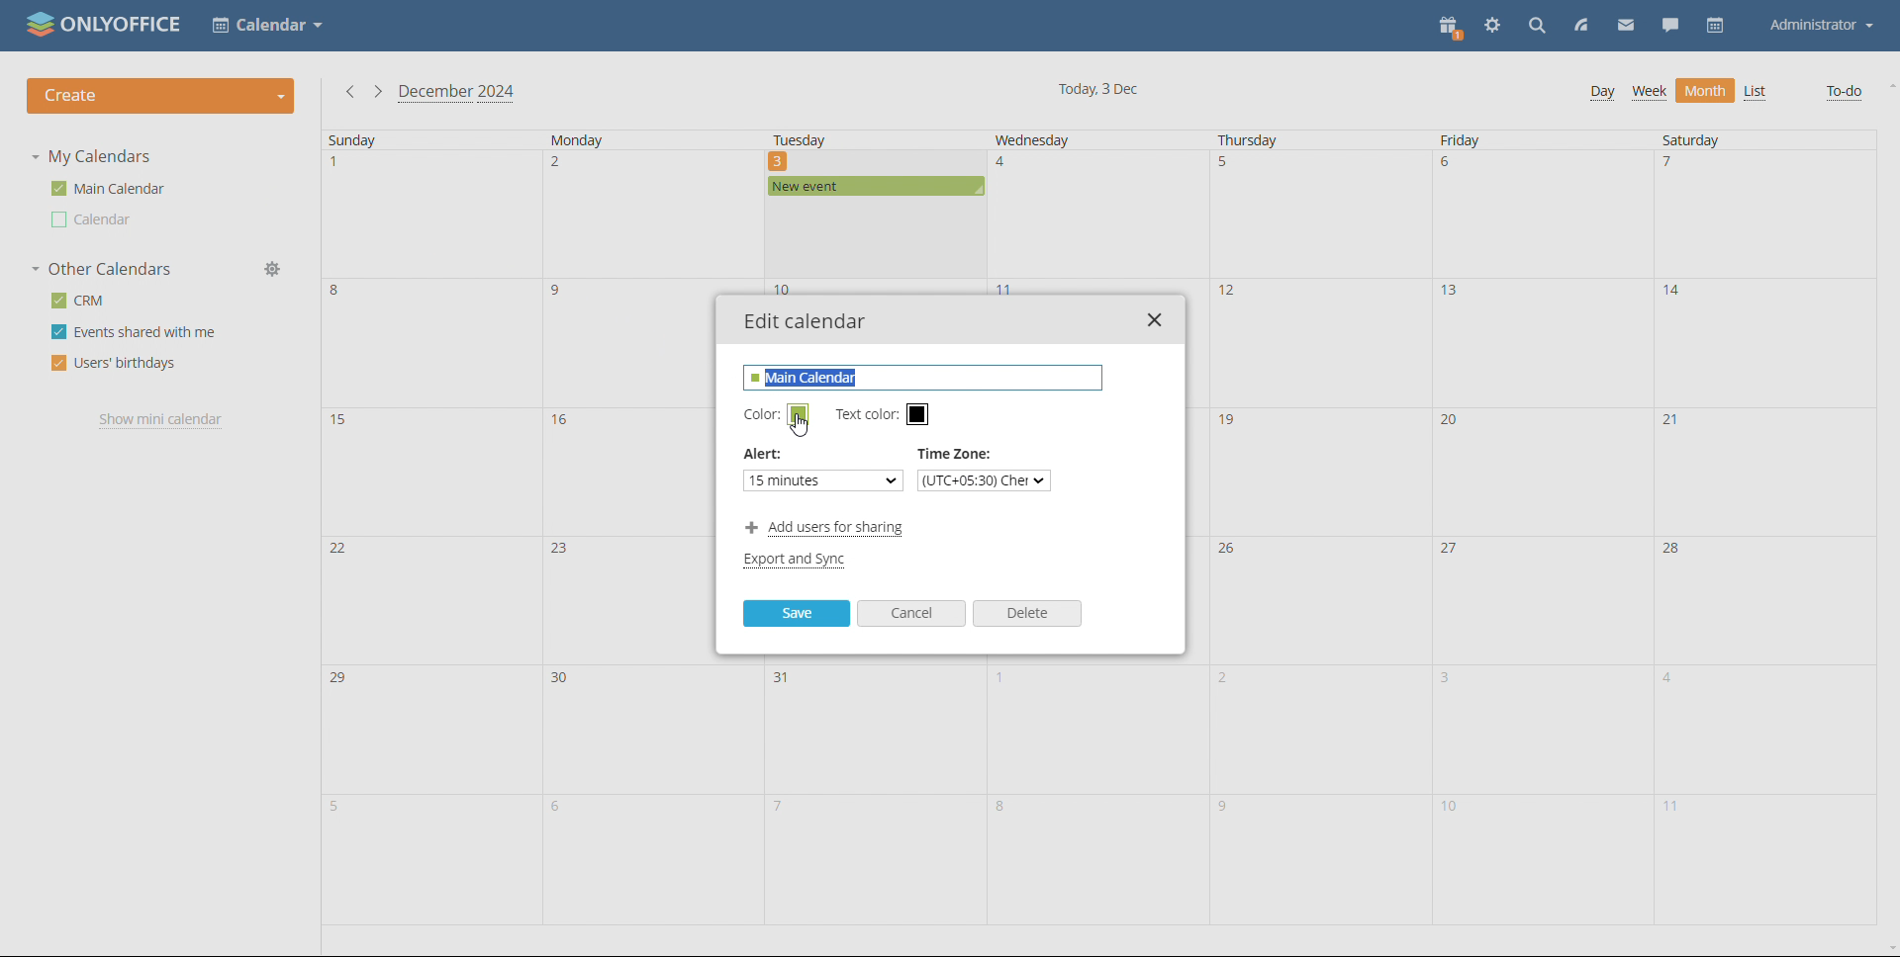  I want to click on color, so click(759, 415).